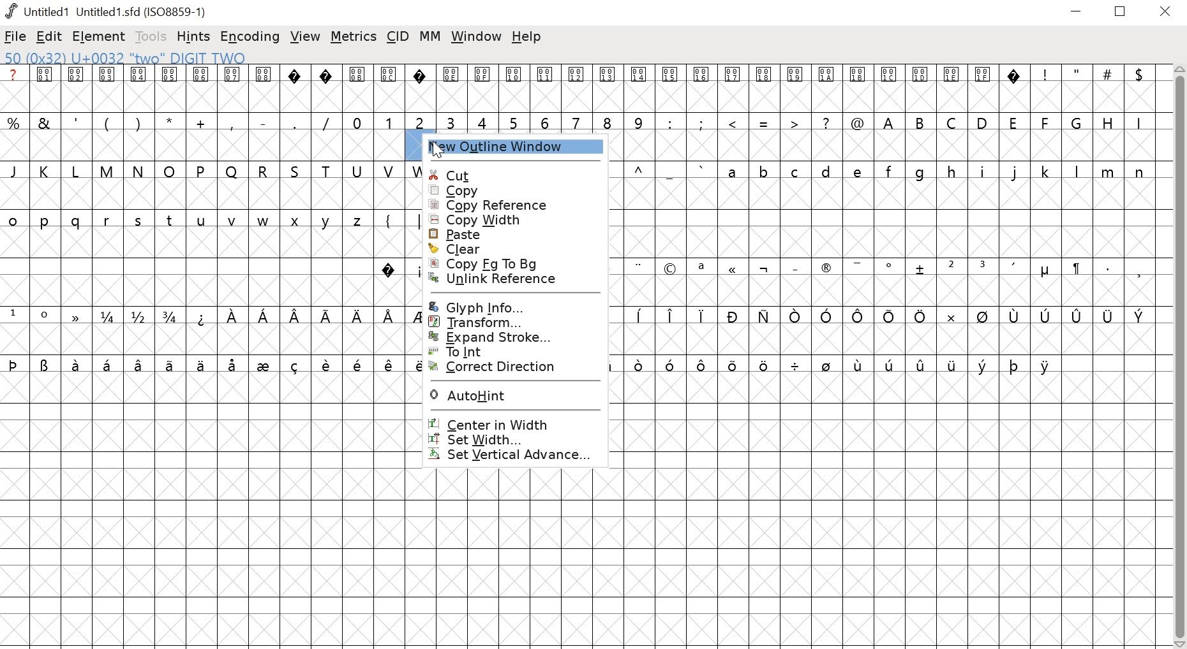  Describe the element at coordinates (786, 98) in the screenshot. I see `glyphs` at that location.